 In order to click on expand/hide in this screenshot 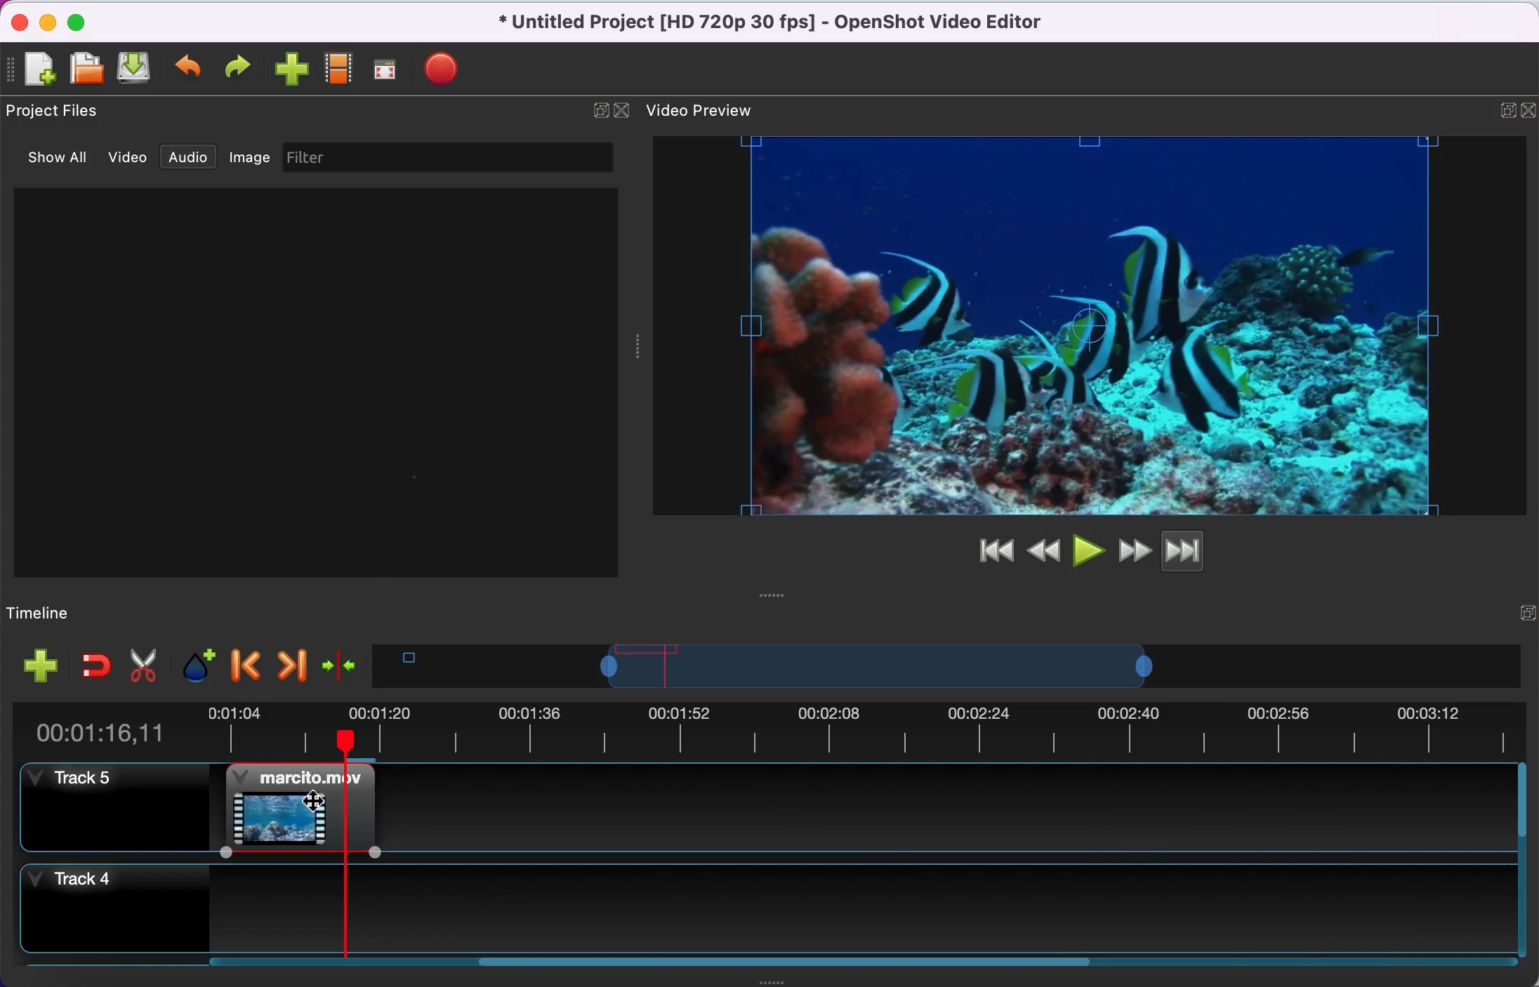, I will do `click(1529, 106)`.